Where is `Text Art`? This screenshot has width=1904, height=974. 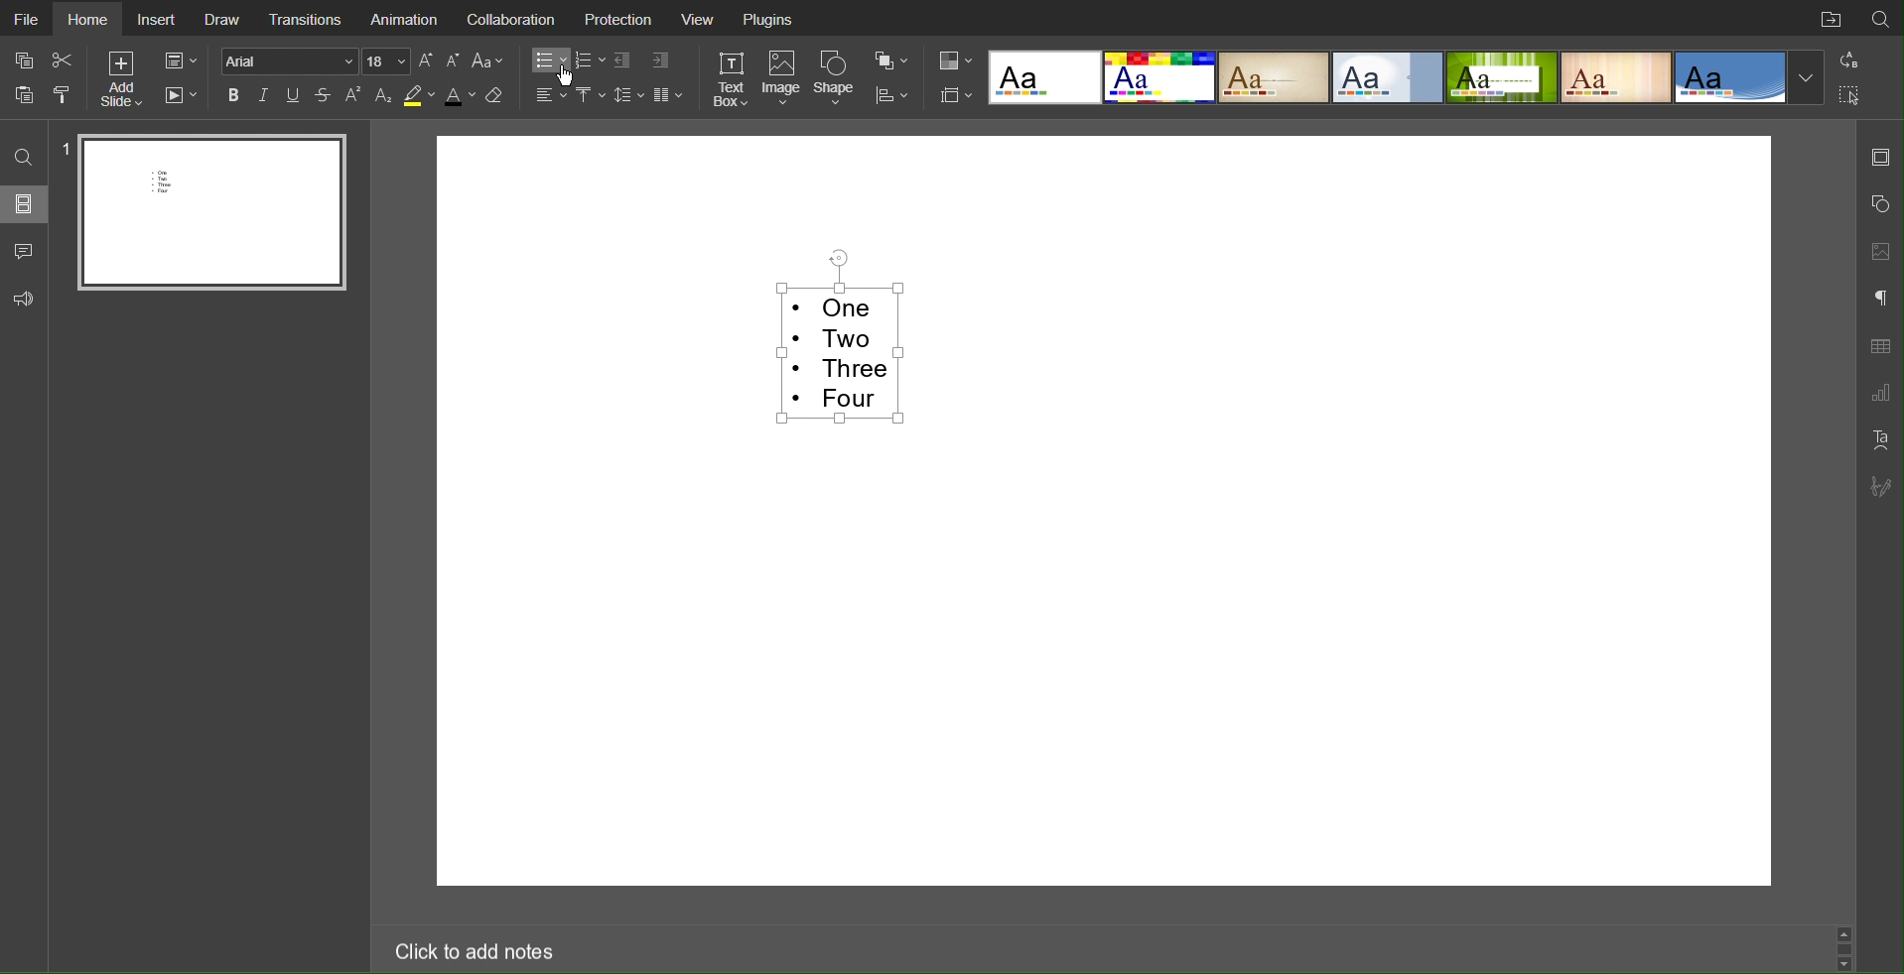 Text Art is located at coordinates (1879, 438).